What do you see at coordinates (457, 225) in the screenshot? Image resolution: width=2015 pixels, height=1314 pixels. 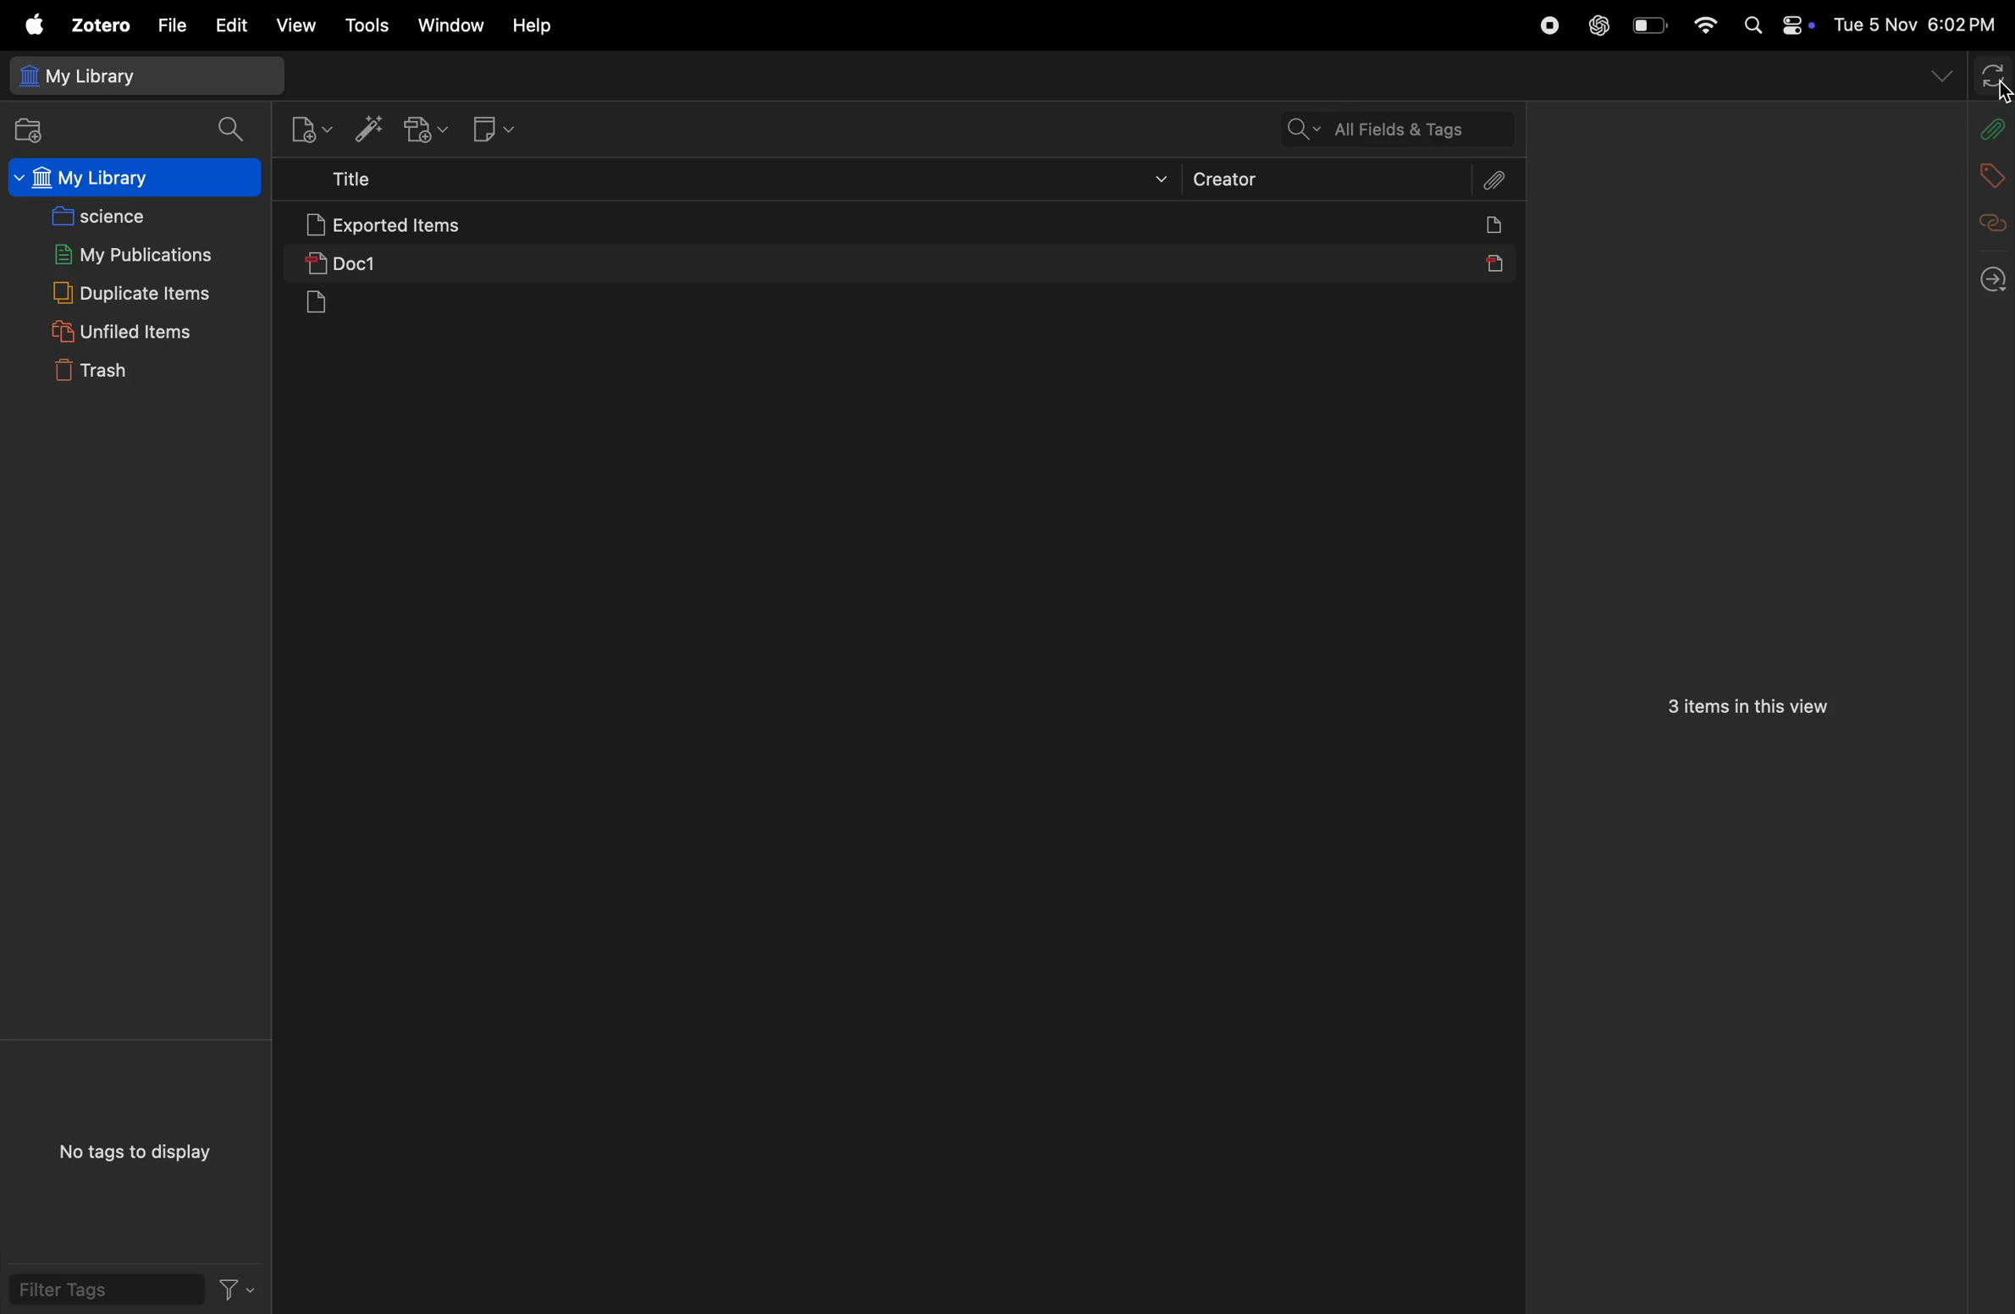 I see `exported items` at bounding box center [457, 225].